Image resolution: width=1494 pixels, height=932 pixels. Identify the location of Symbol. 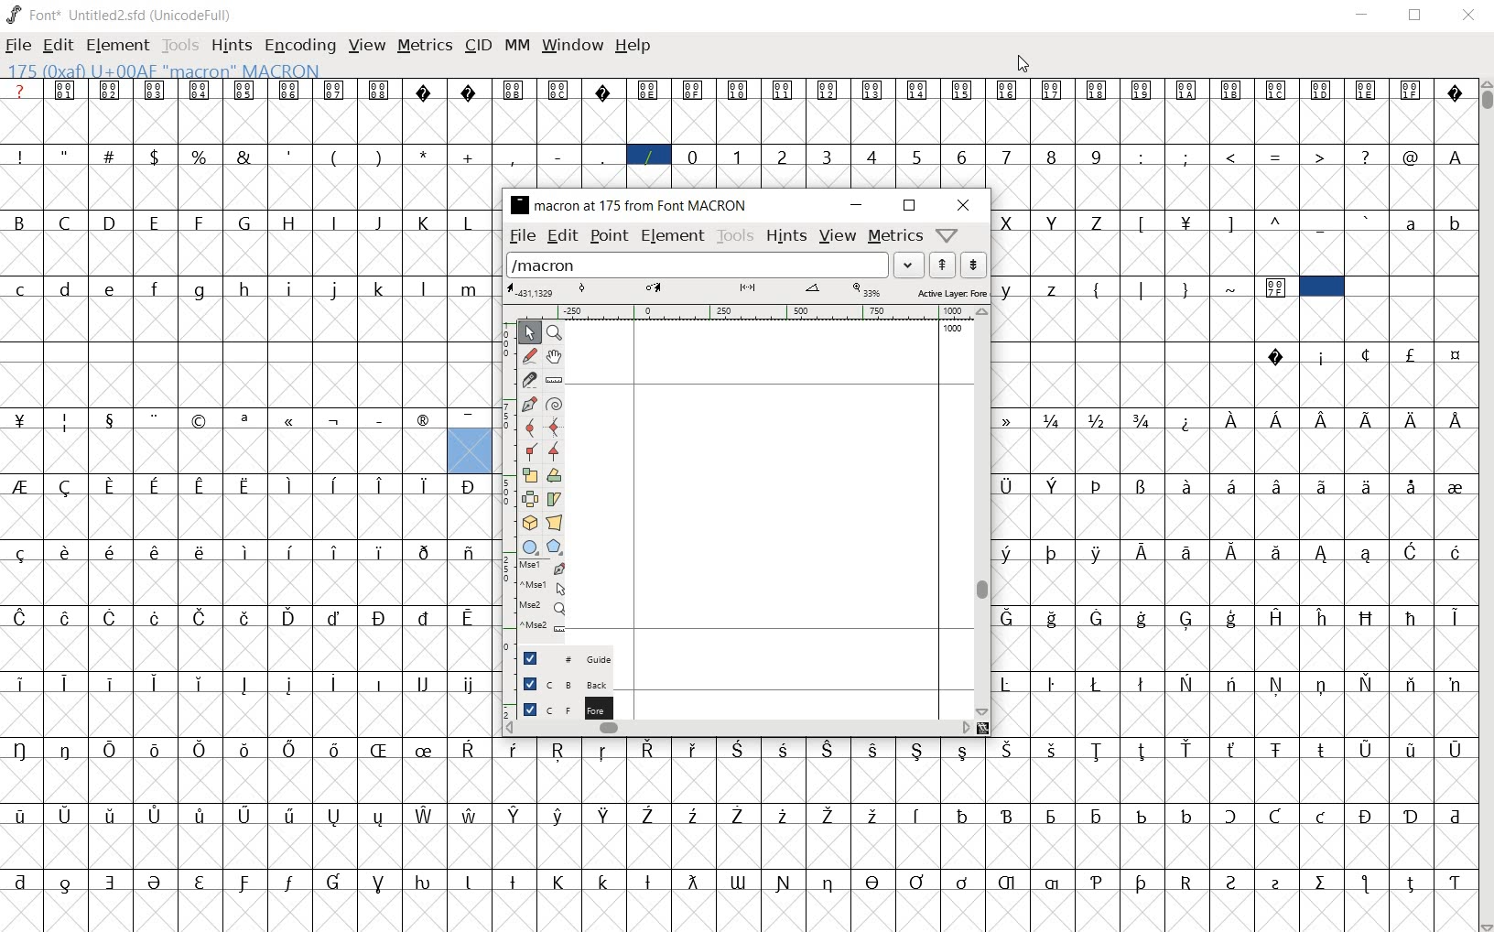
(204, 881).